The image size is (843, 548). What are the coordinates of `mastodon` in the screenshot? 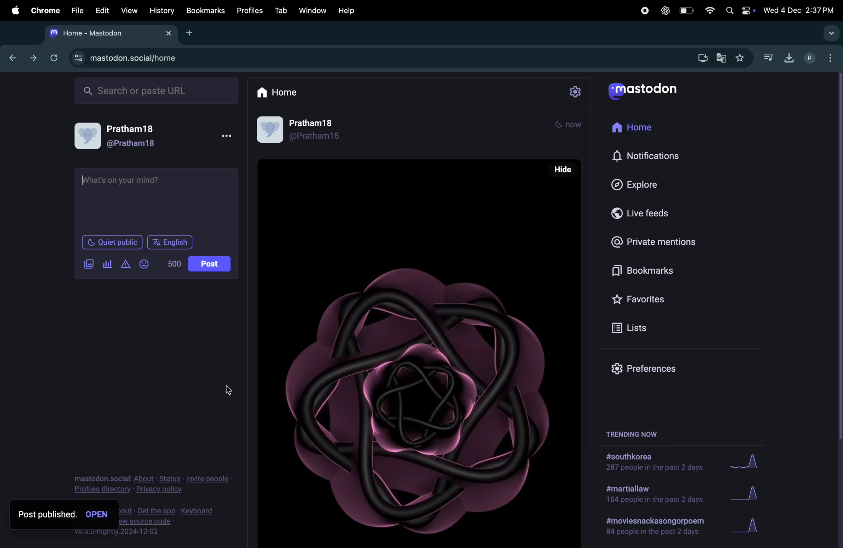 It's located at (643, 89).